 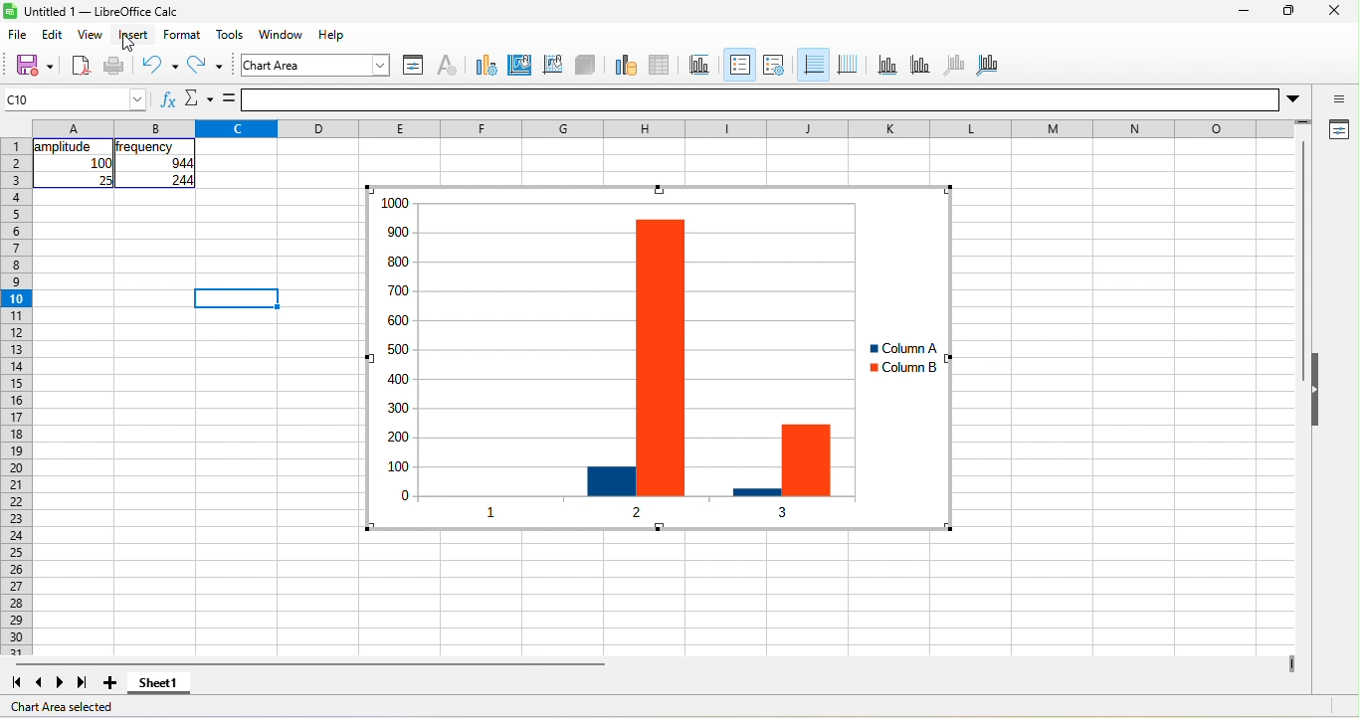 I want to click on horizontal grids, so click(x=812, y=66).